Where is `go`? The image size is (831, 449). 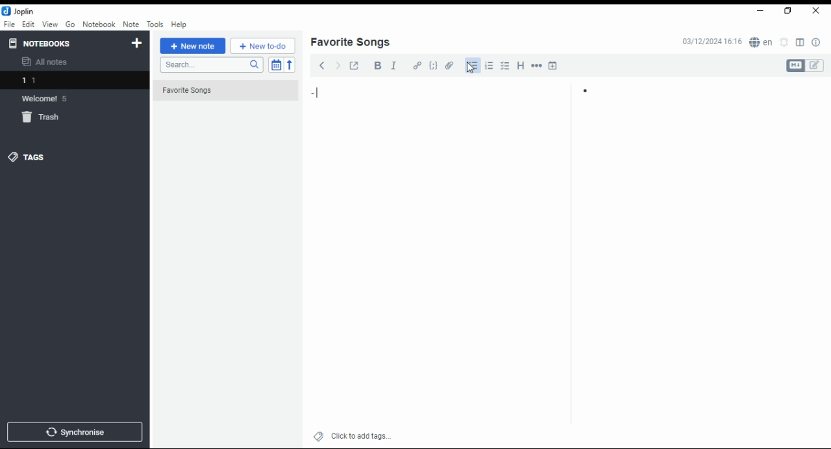
go is located at coordinates (71, 26).